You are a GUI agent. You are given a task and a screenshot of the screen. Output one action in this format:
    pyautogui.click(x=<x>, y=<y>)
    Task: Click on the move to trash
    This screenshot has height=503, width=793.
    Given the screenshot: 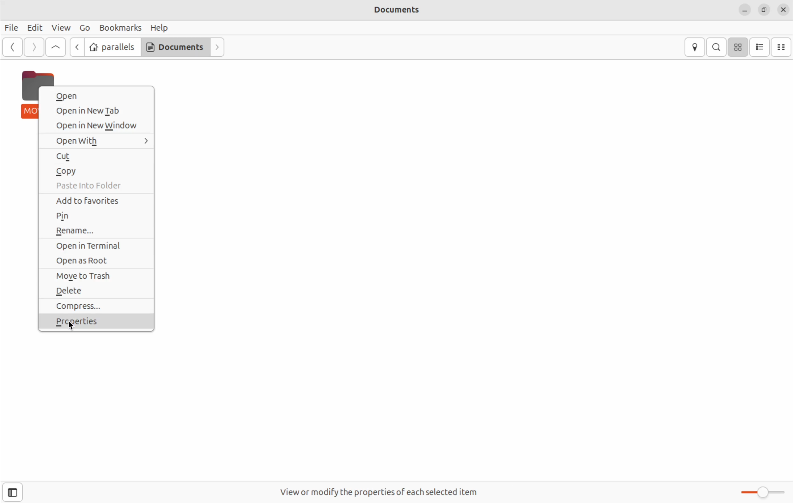 What is the action you would take?
    pyautogui.click(x=98, y=275)
    